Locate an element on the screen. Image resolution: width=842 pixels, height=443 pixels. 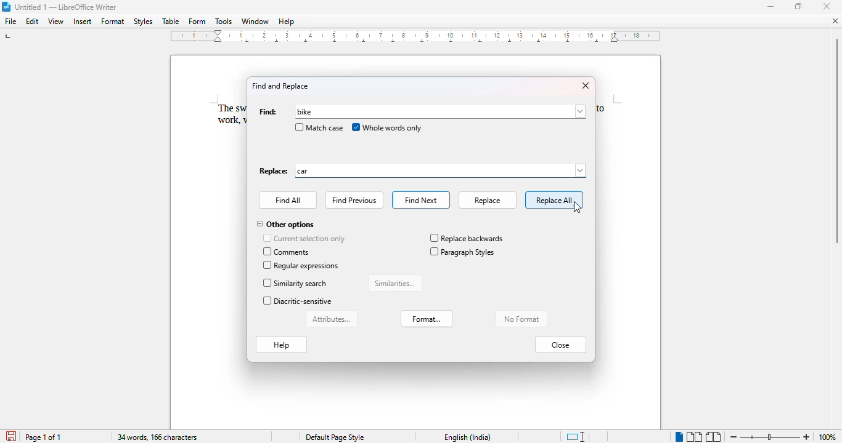
tap stop is located at coordinates (9, 38).